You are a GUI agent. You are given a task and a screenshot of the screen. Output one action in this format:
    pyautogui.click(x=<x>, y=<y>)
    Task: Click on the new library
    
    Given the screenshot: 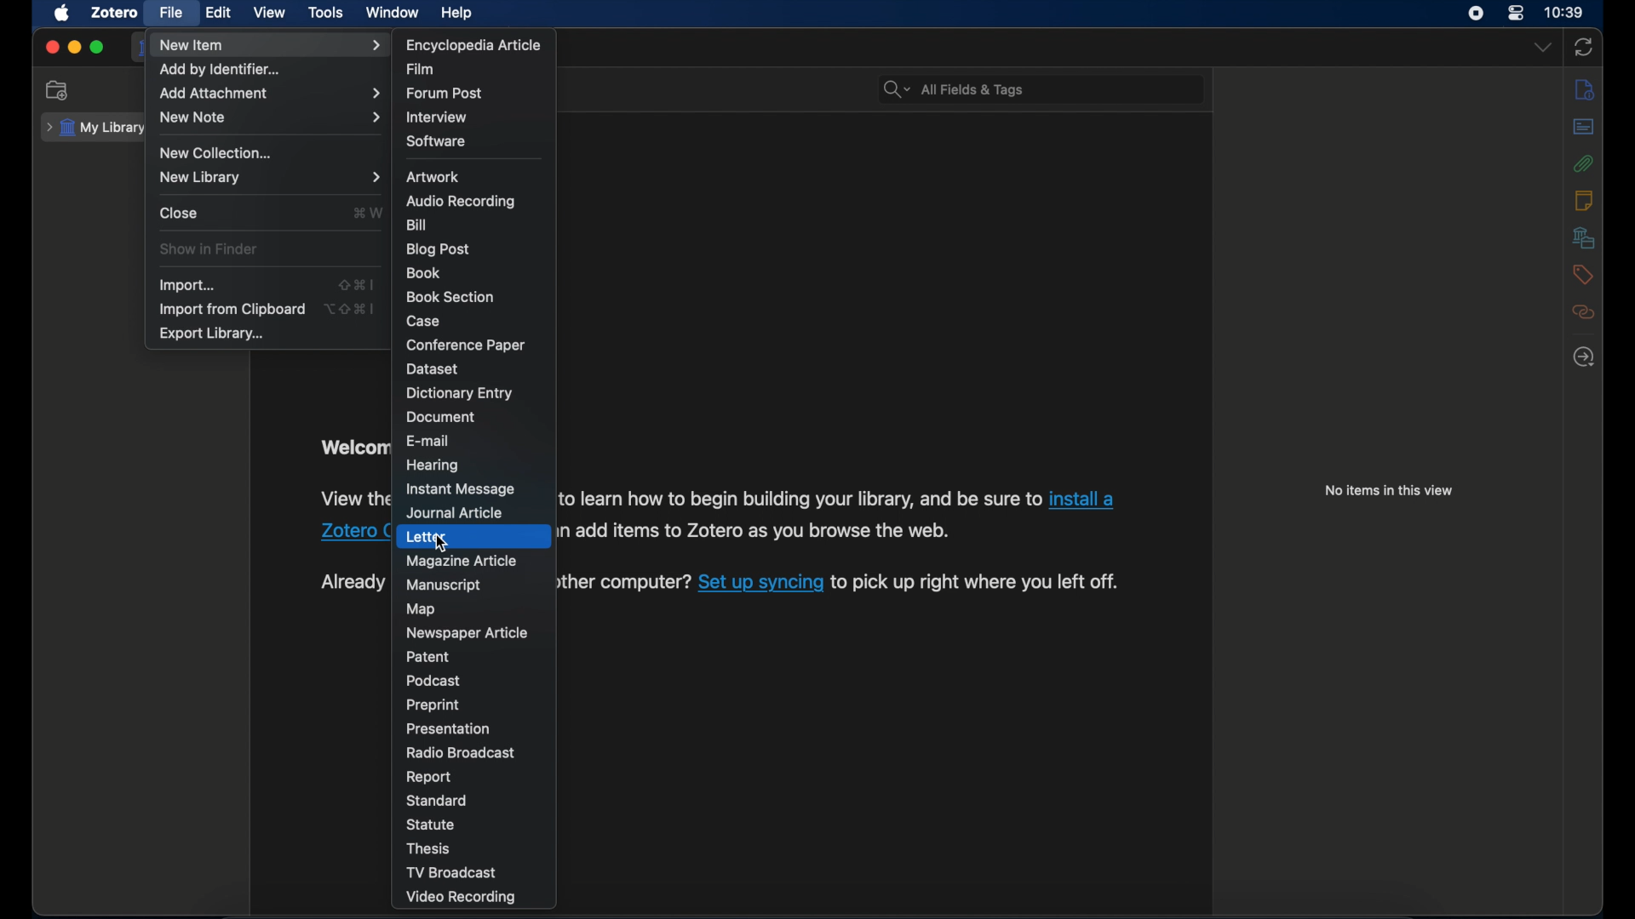 What is the action you would take?
    pyautogui.click(x=270, y=177)
    